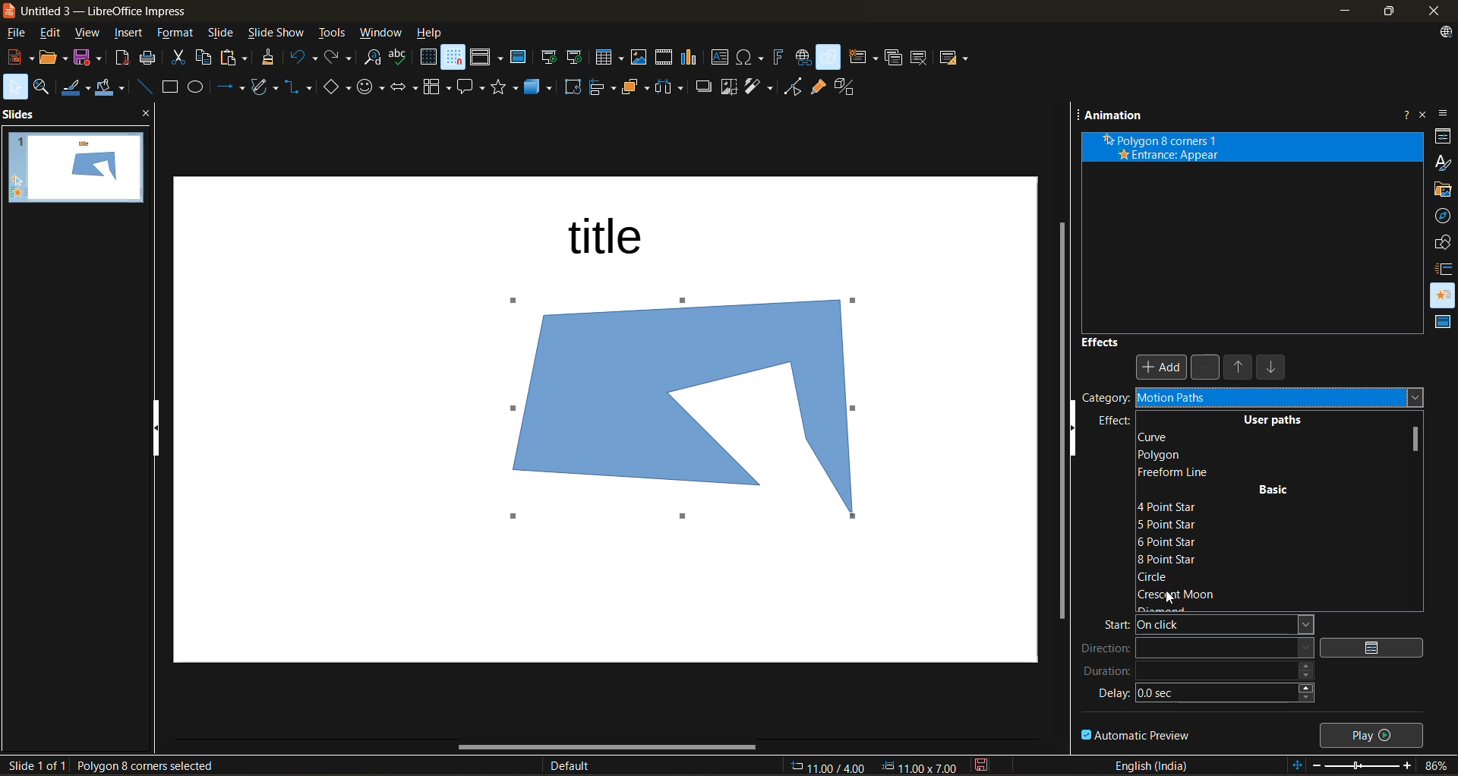  I want to click on insert image, so click(638, 57).